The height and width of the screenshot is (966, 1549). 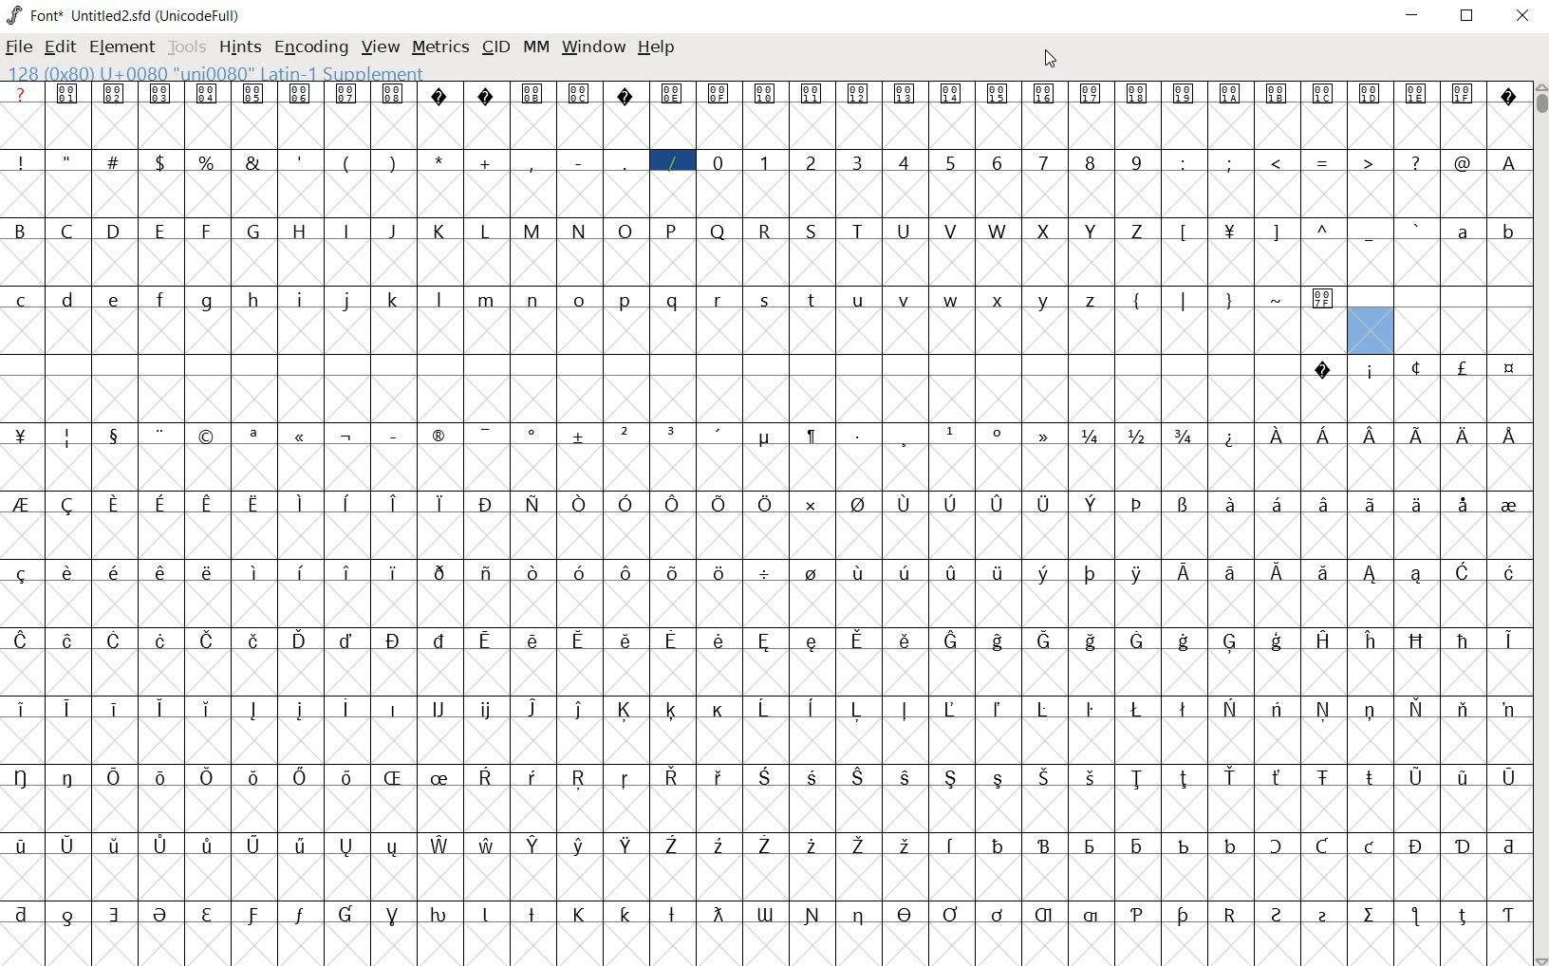 What do you see at coordinates (159, 162) in the screenshot?
I see `glyph` at bounding box center [159, 162].